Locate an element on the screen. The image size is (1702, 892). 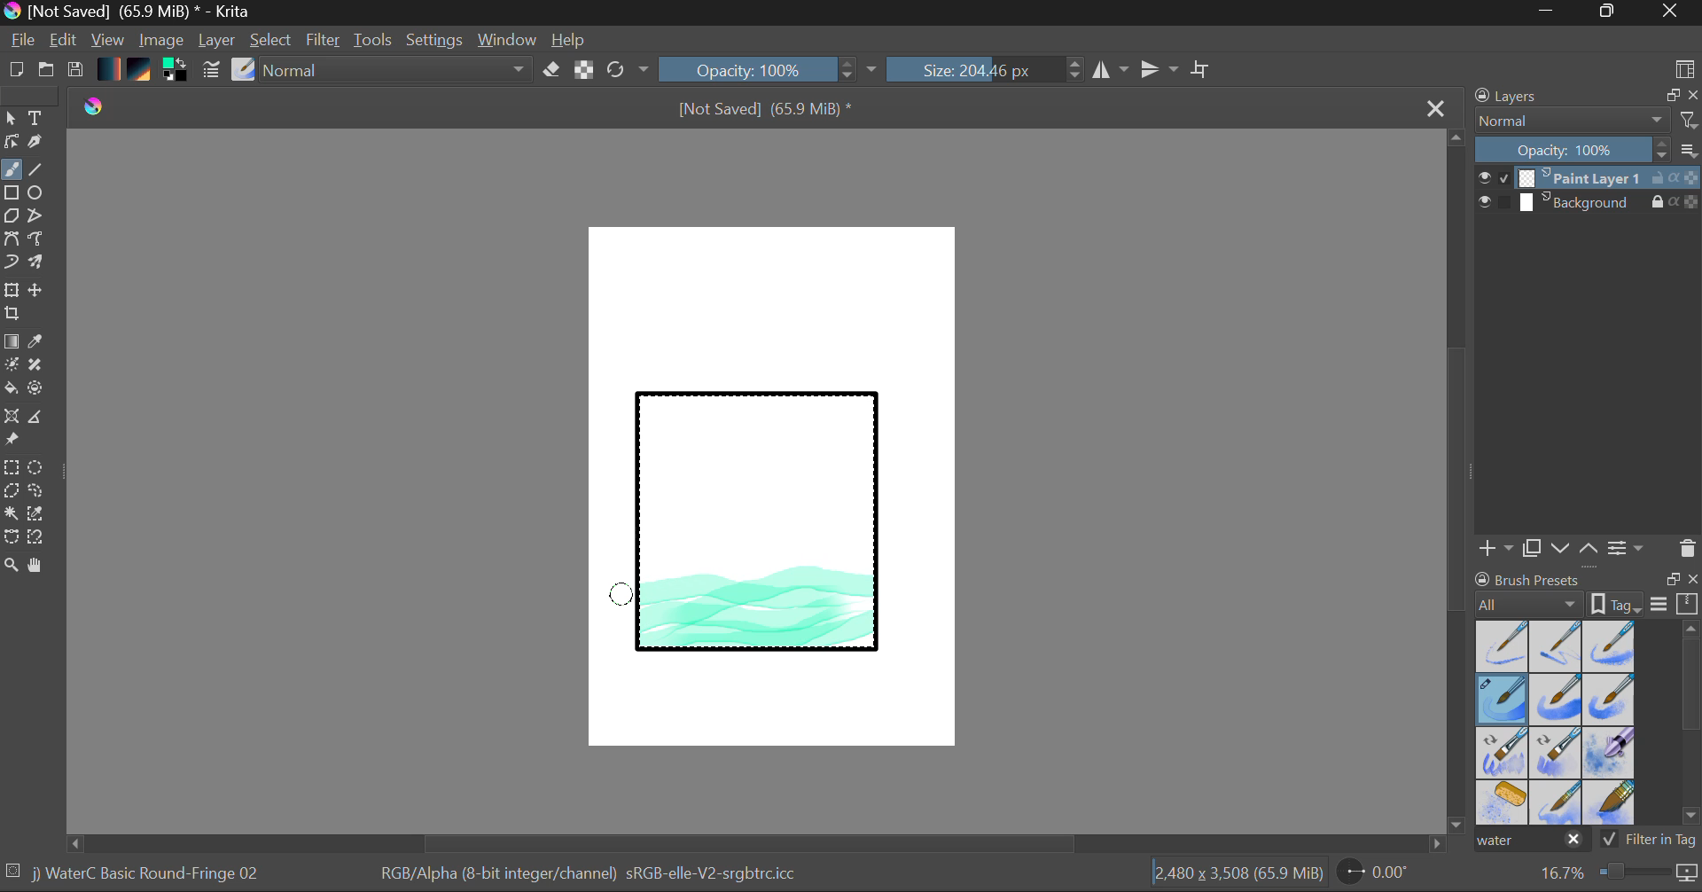
Open is located at coordinates (48, 72).